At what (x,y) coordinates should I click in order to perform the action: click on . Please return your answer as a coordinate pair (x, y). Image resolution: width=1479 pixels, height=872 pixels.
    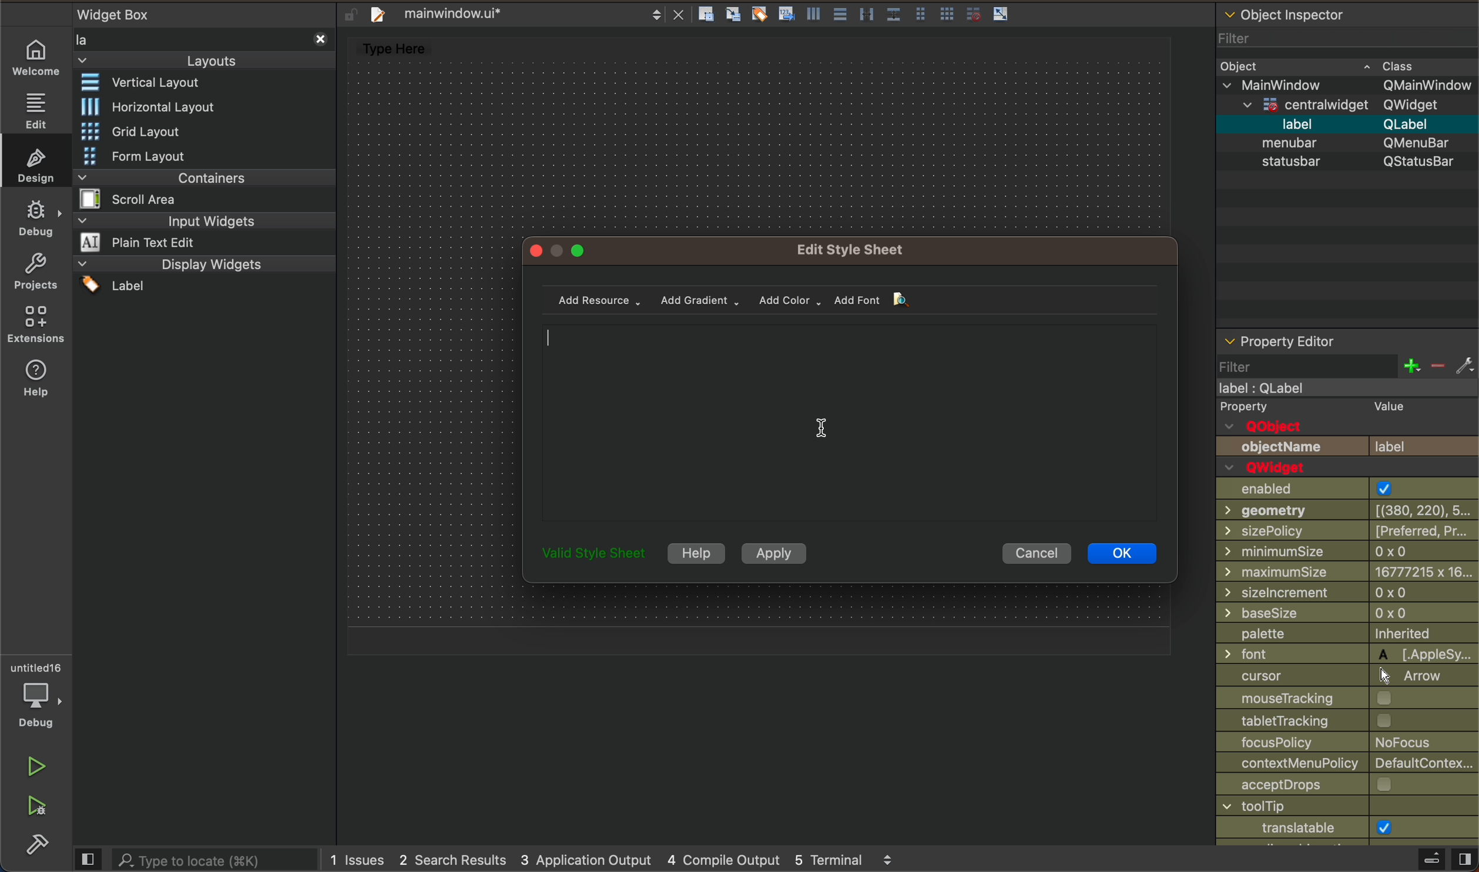
    Looking at the image, I should click on (1346, 653).